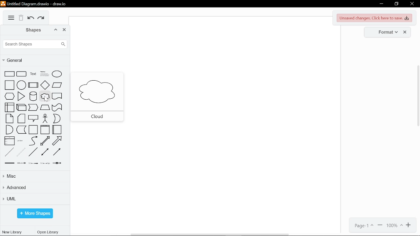  What do you see at coordinates (57, 163) in the screenshot?
I see `connector with symbol` at bounding box center [57, 163].